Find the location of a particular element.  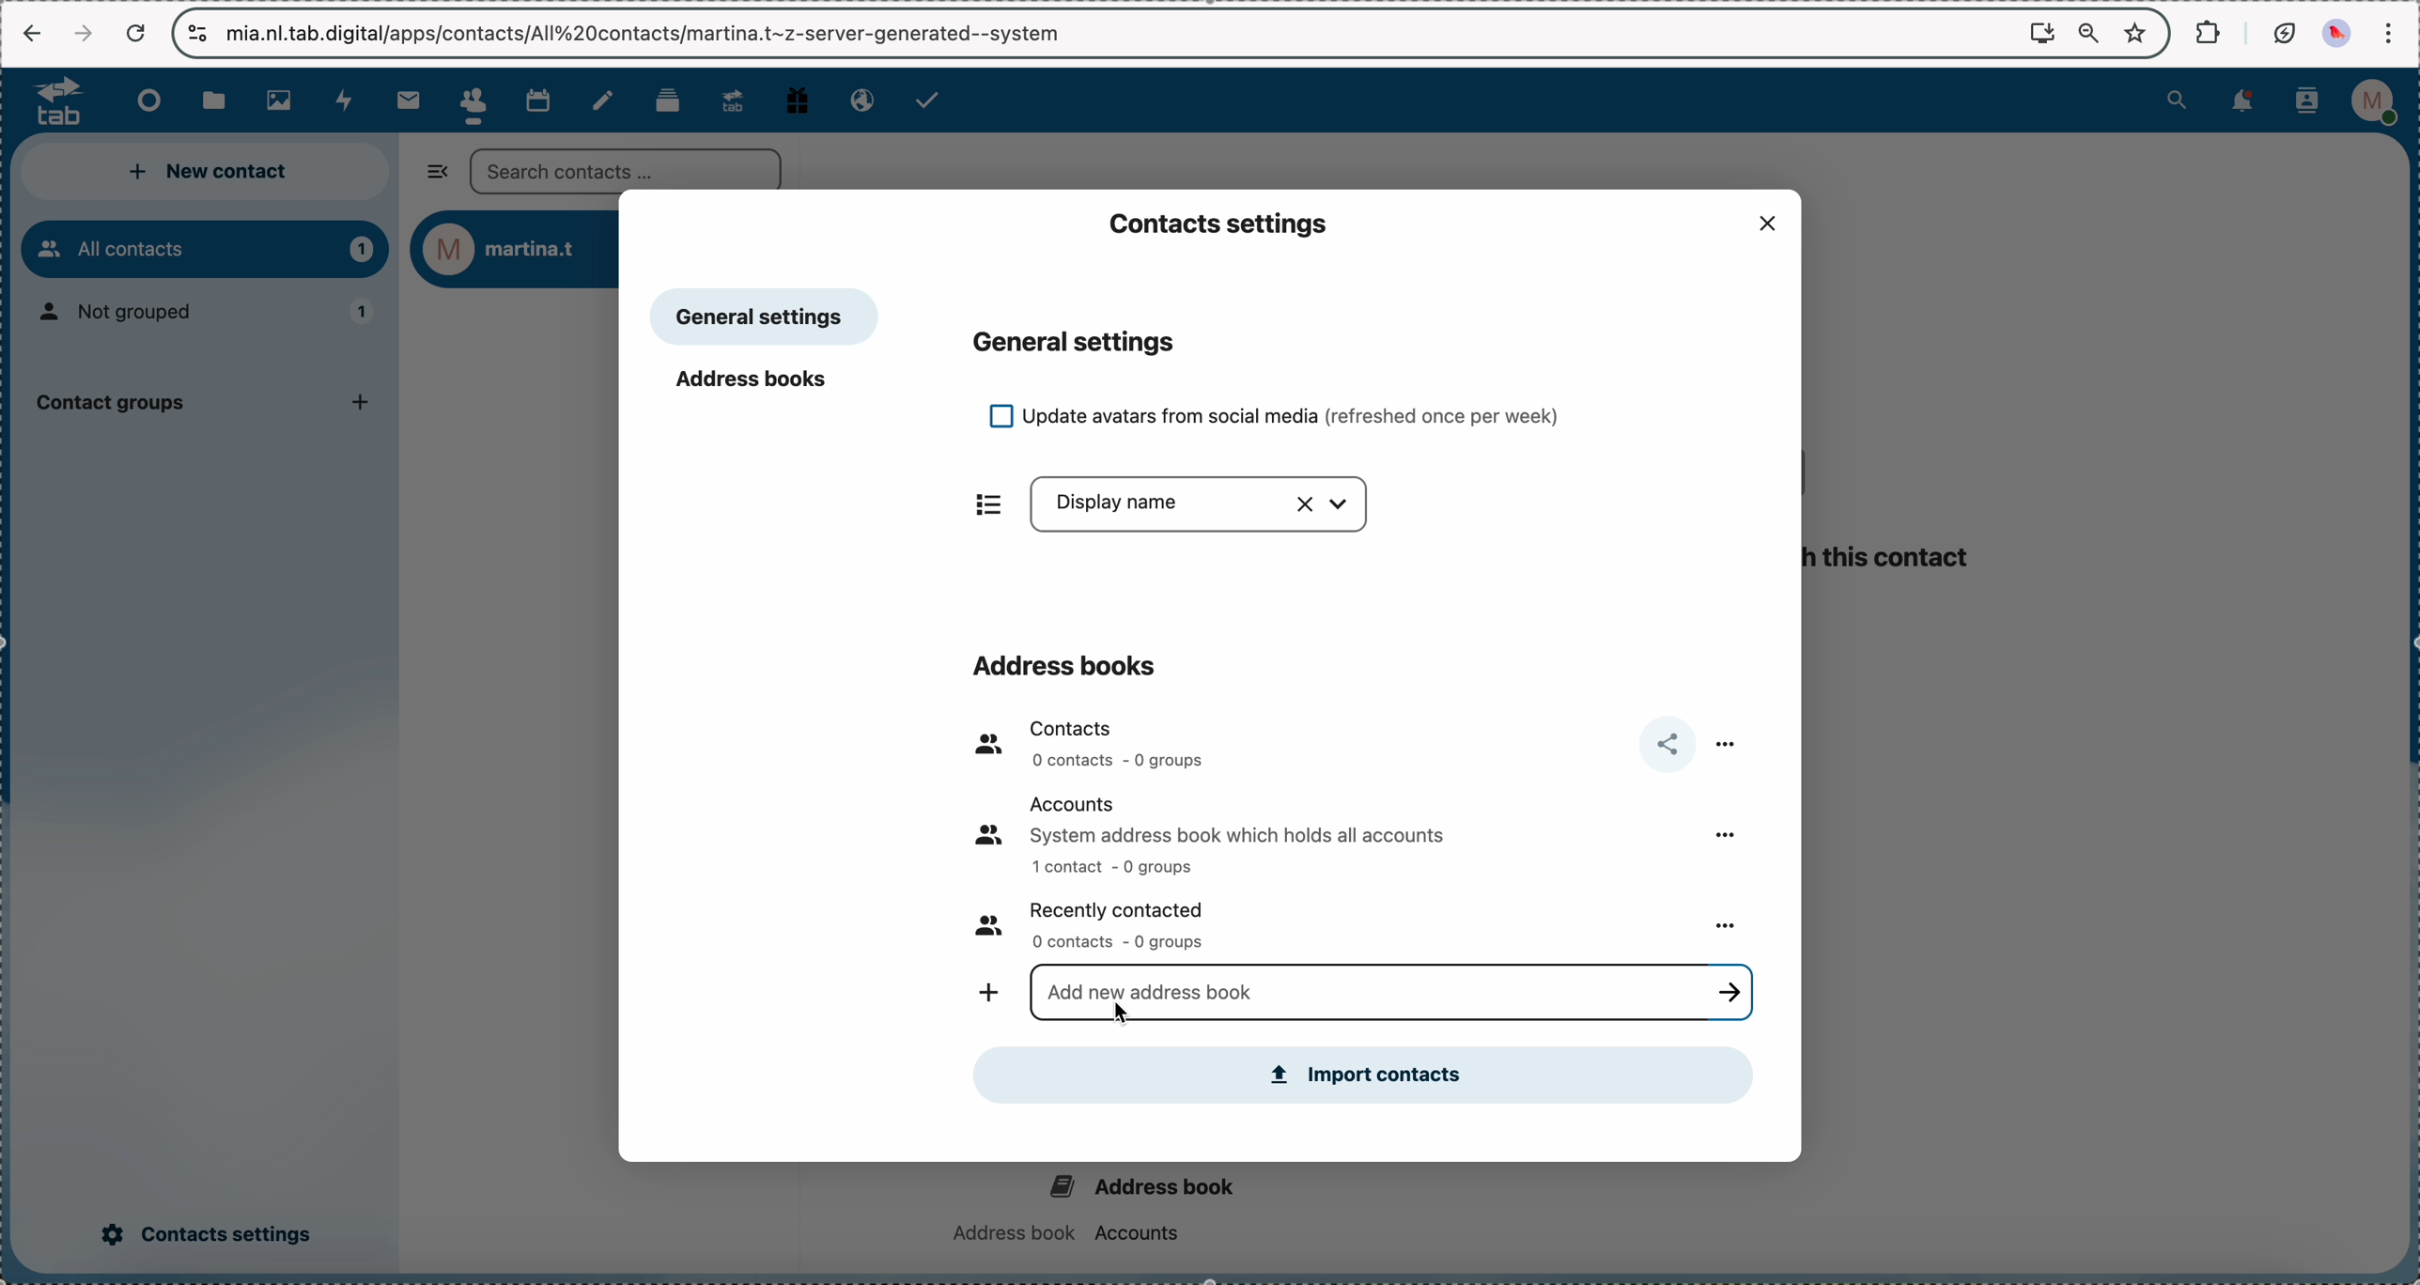

accounts is located at coordinates (1235, 834).